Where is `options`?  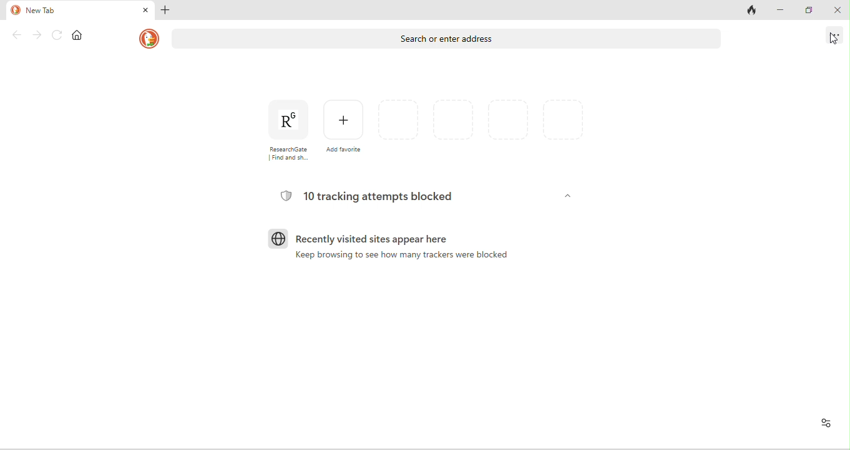 options is located at coordinates (834, 38).